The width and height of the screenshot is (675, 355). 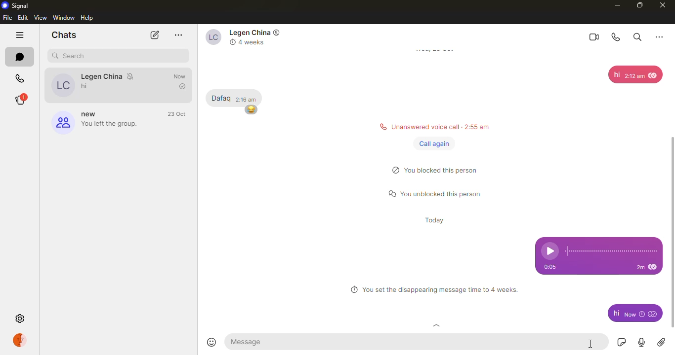 What do you see at coordinates (434, 143) in the screenshot?
I see `call again` at bounding box center [434, 143].